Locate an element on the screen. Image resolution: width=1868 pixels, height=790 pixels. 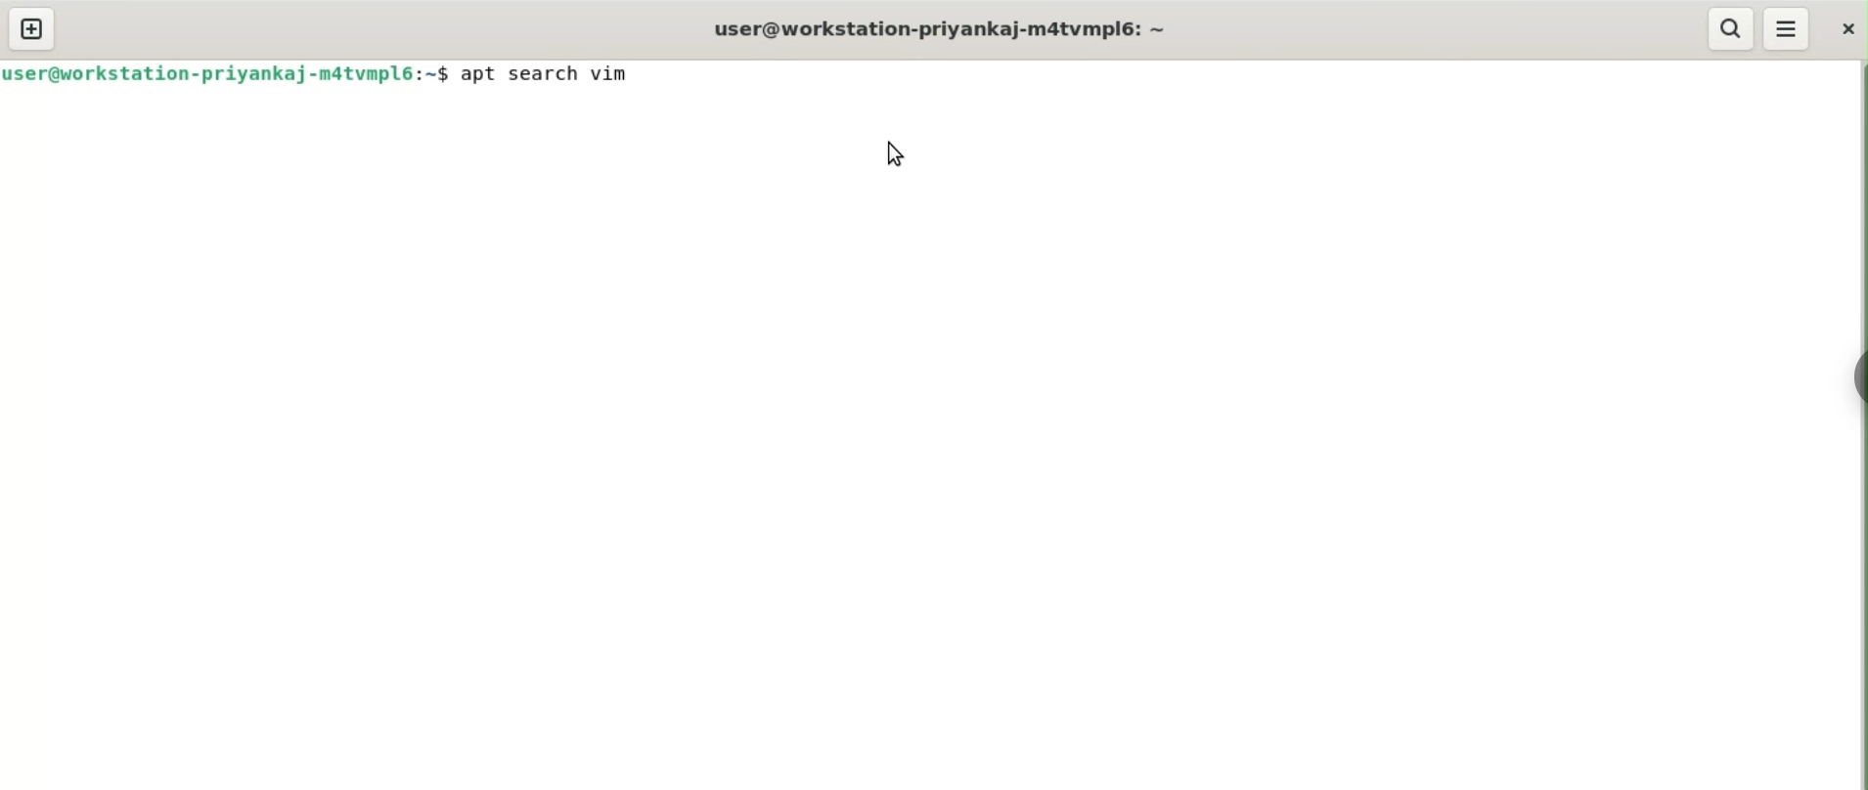
close is located at coordinates (1851, 24).